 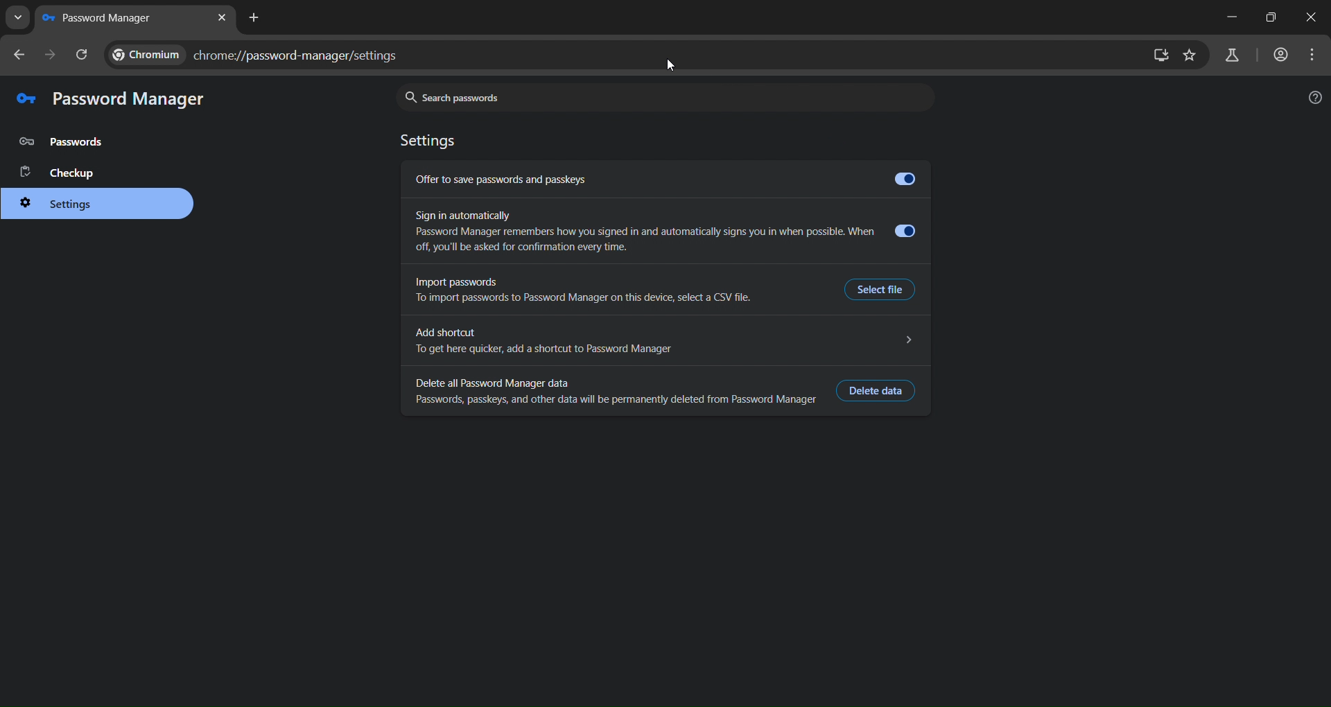 What do you see at coordinates (19, 55) in the screenshot?
I see `go back one page` at bounding box center [19, 55].